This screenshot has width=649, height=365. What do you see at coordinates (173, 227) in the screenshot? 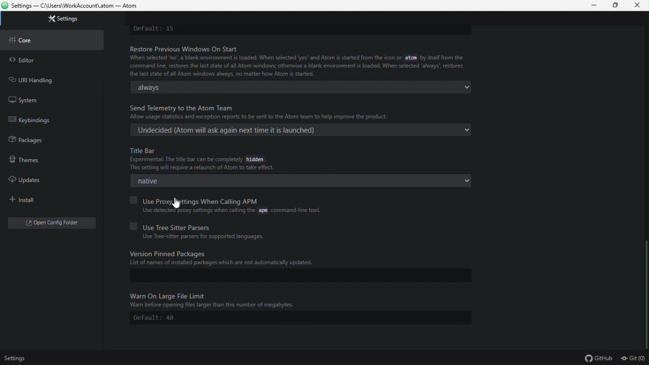
I see `Use Tree Sitter Parsers` at bounding box center [173, 227].